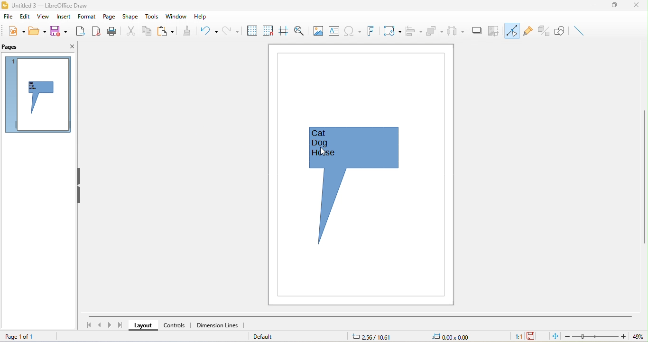 The height and width of the screenshot is (342, 648). Describe the element at coordinates (250, 30) in the screenshot. I see `display to grids` at that location.